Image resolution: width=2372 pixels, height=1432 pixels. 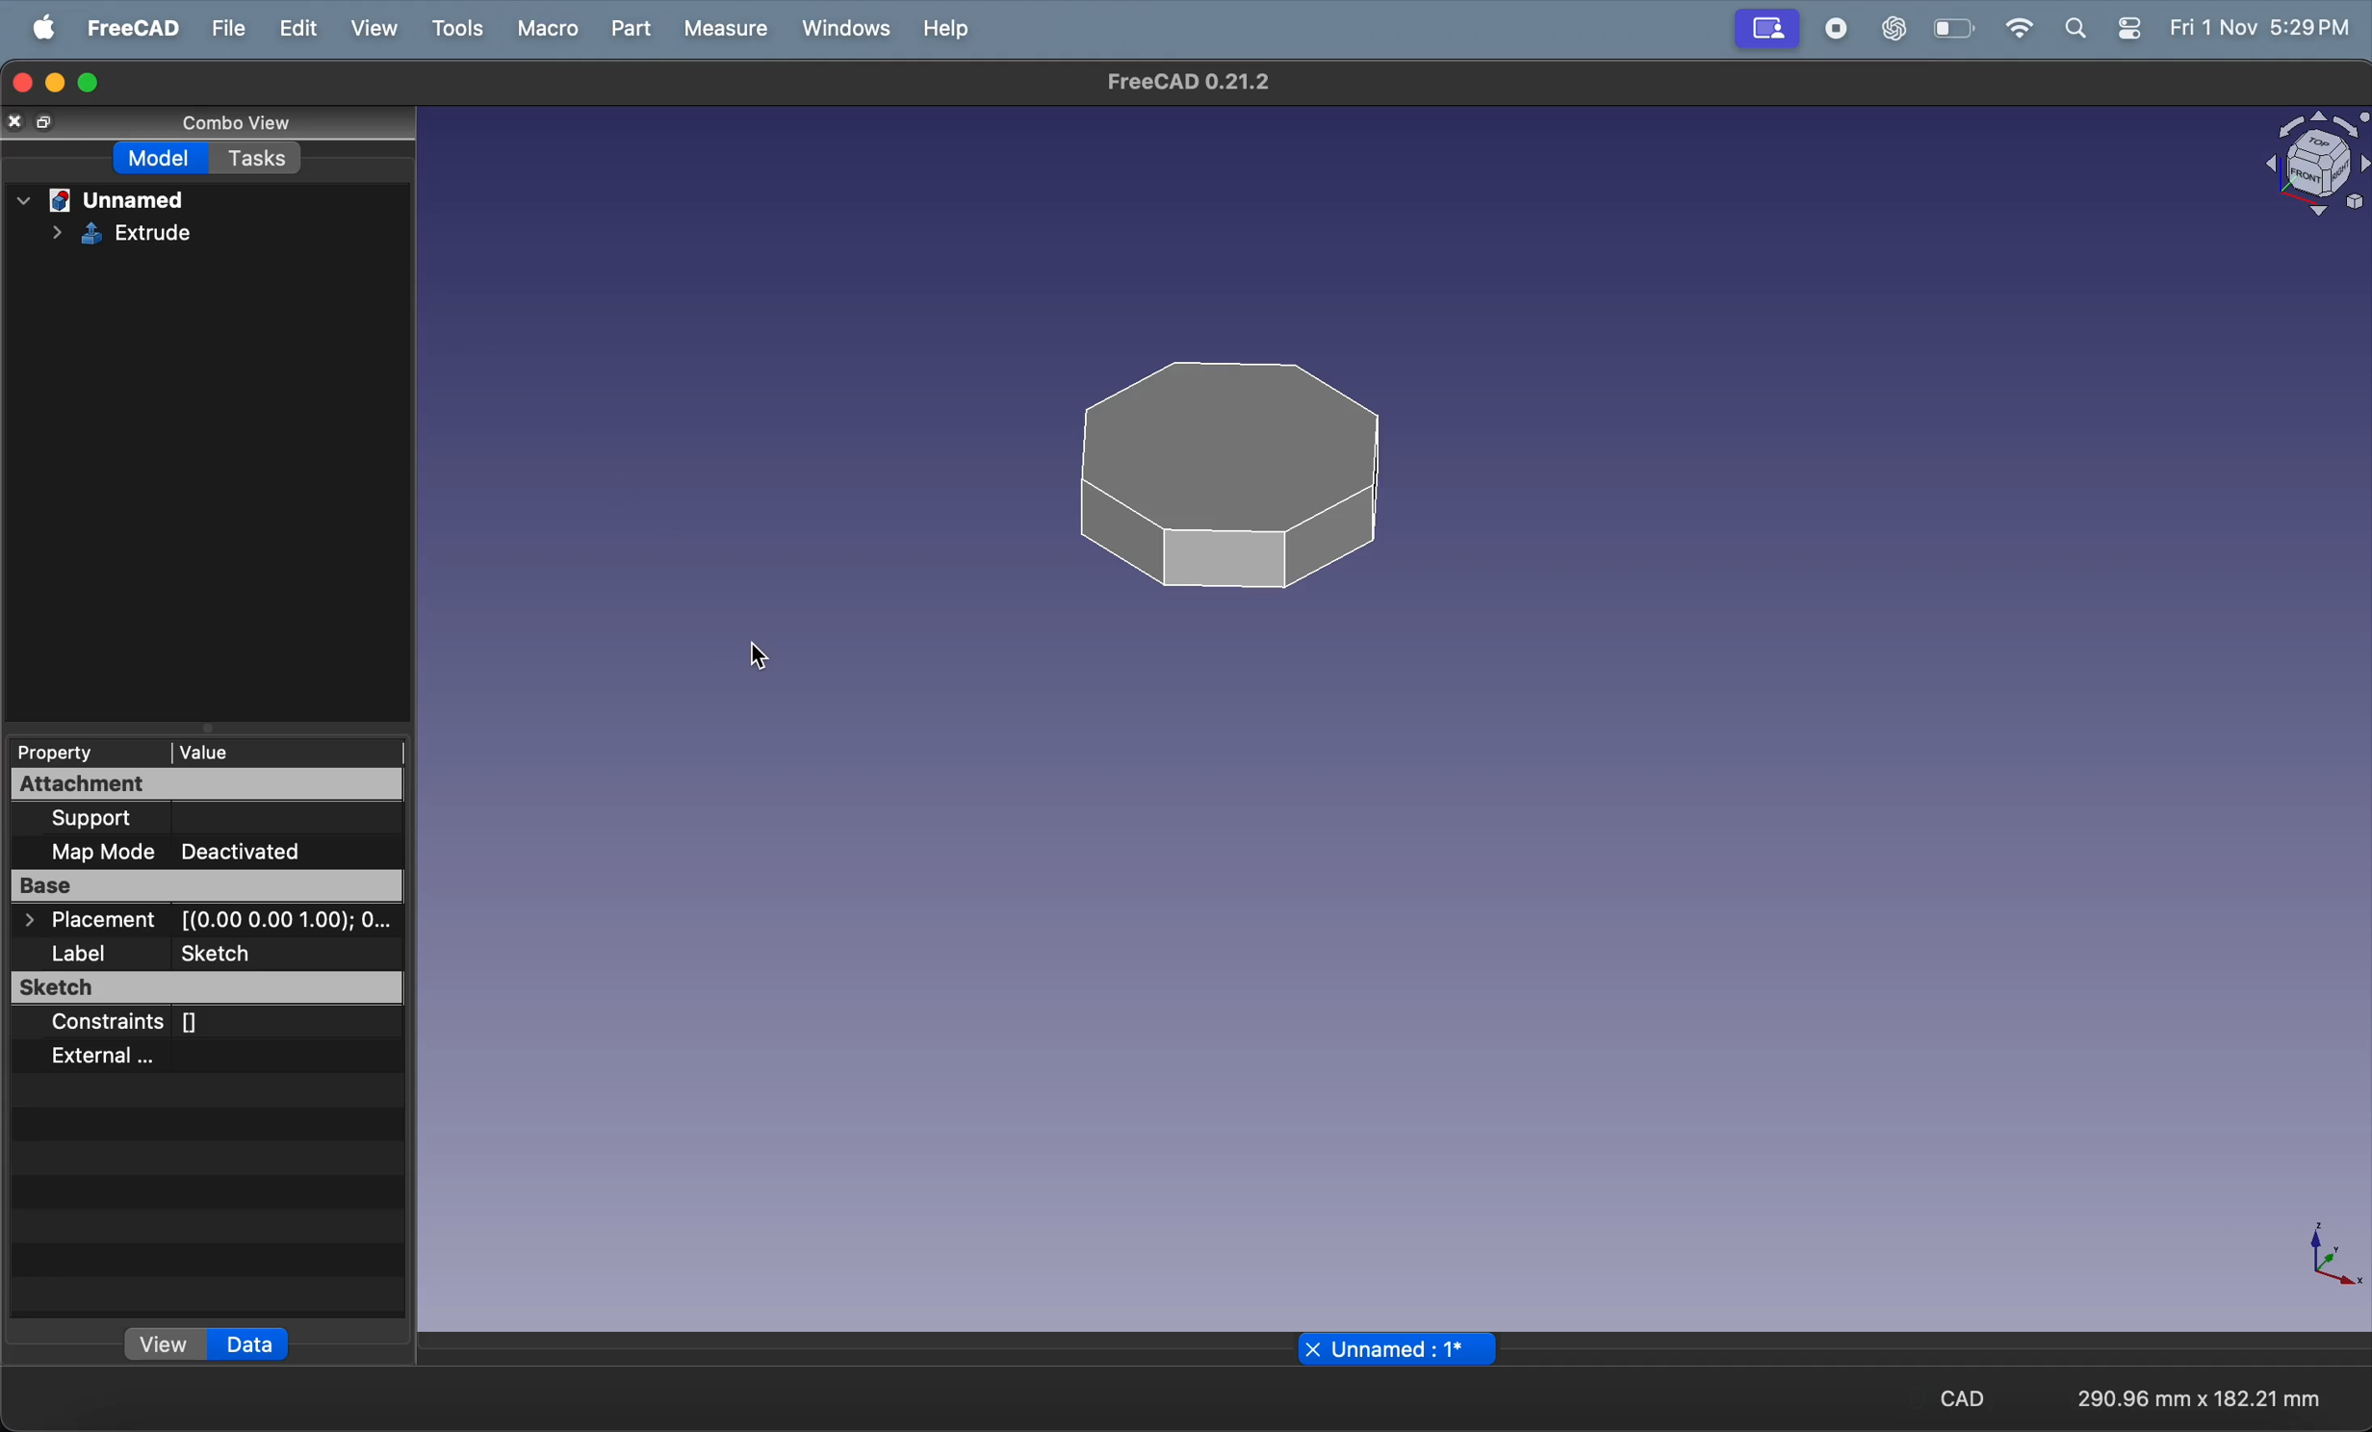 What do you see at coordinates (2321, 1265) in the screenshot?
I see `axis` at bounding box center [2321, 1265].